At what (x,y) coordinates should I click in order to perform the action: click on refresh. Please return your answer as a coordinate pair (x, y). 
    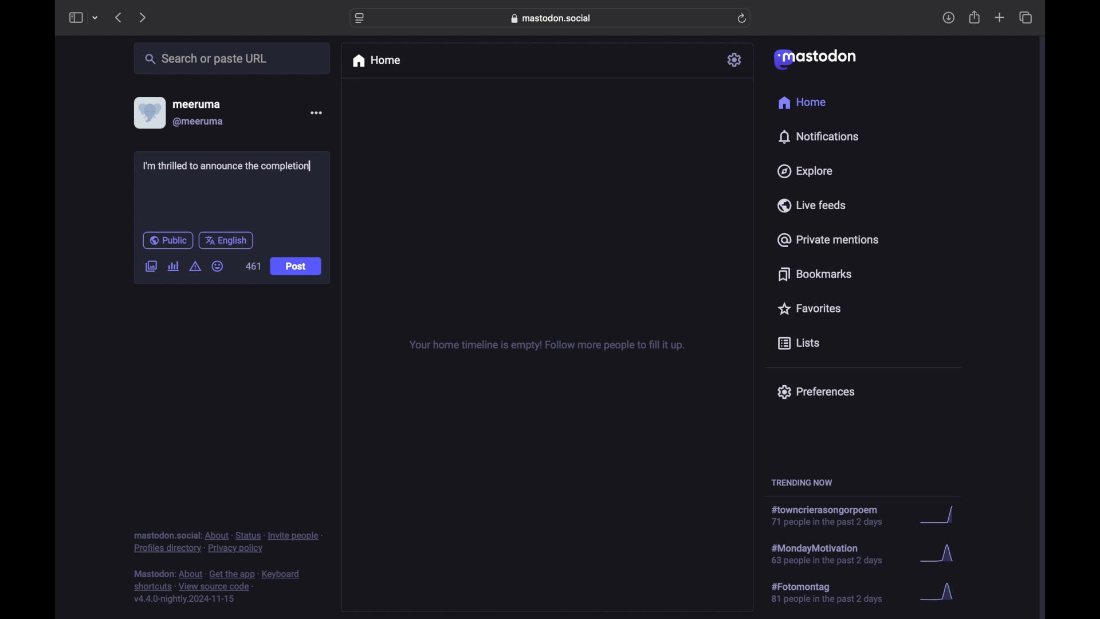
    Looking at the image, I should click on (742, 18).